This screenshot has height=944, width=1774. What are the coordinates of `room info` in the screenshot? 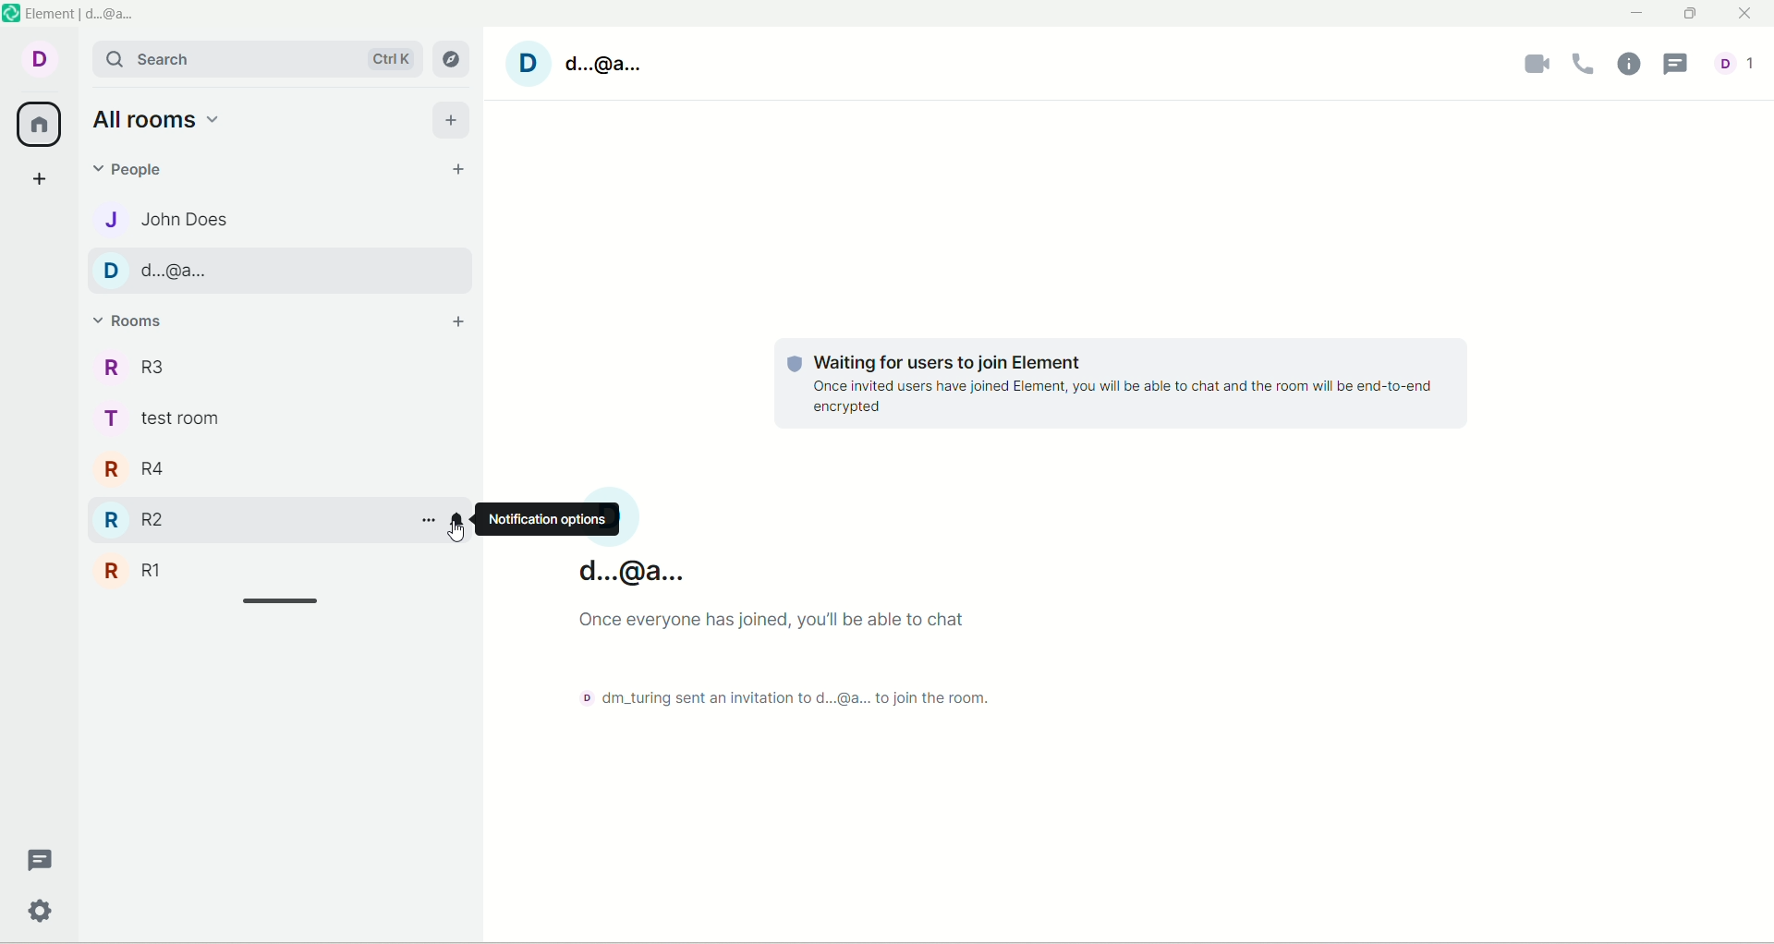 It's located at (1627, 67).